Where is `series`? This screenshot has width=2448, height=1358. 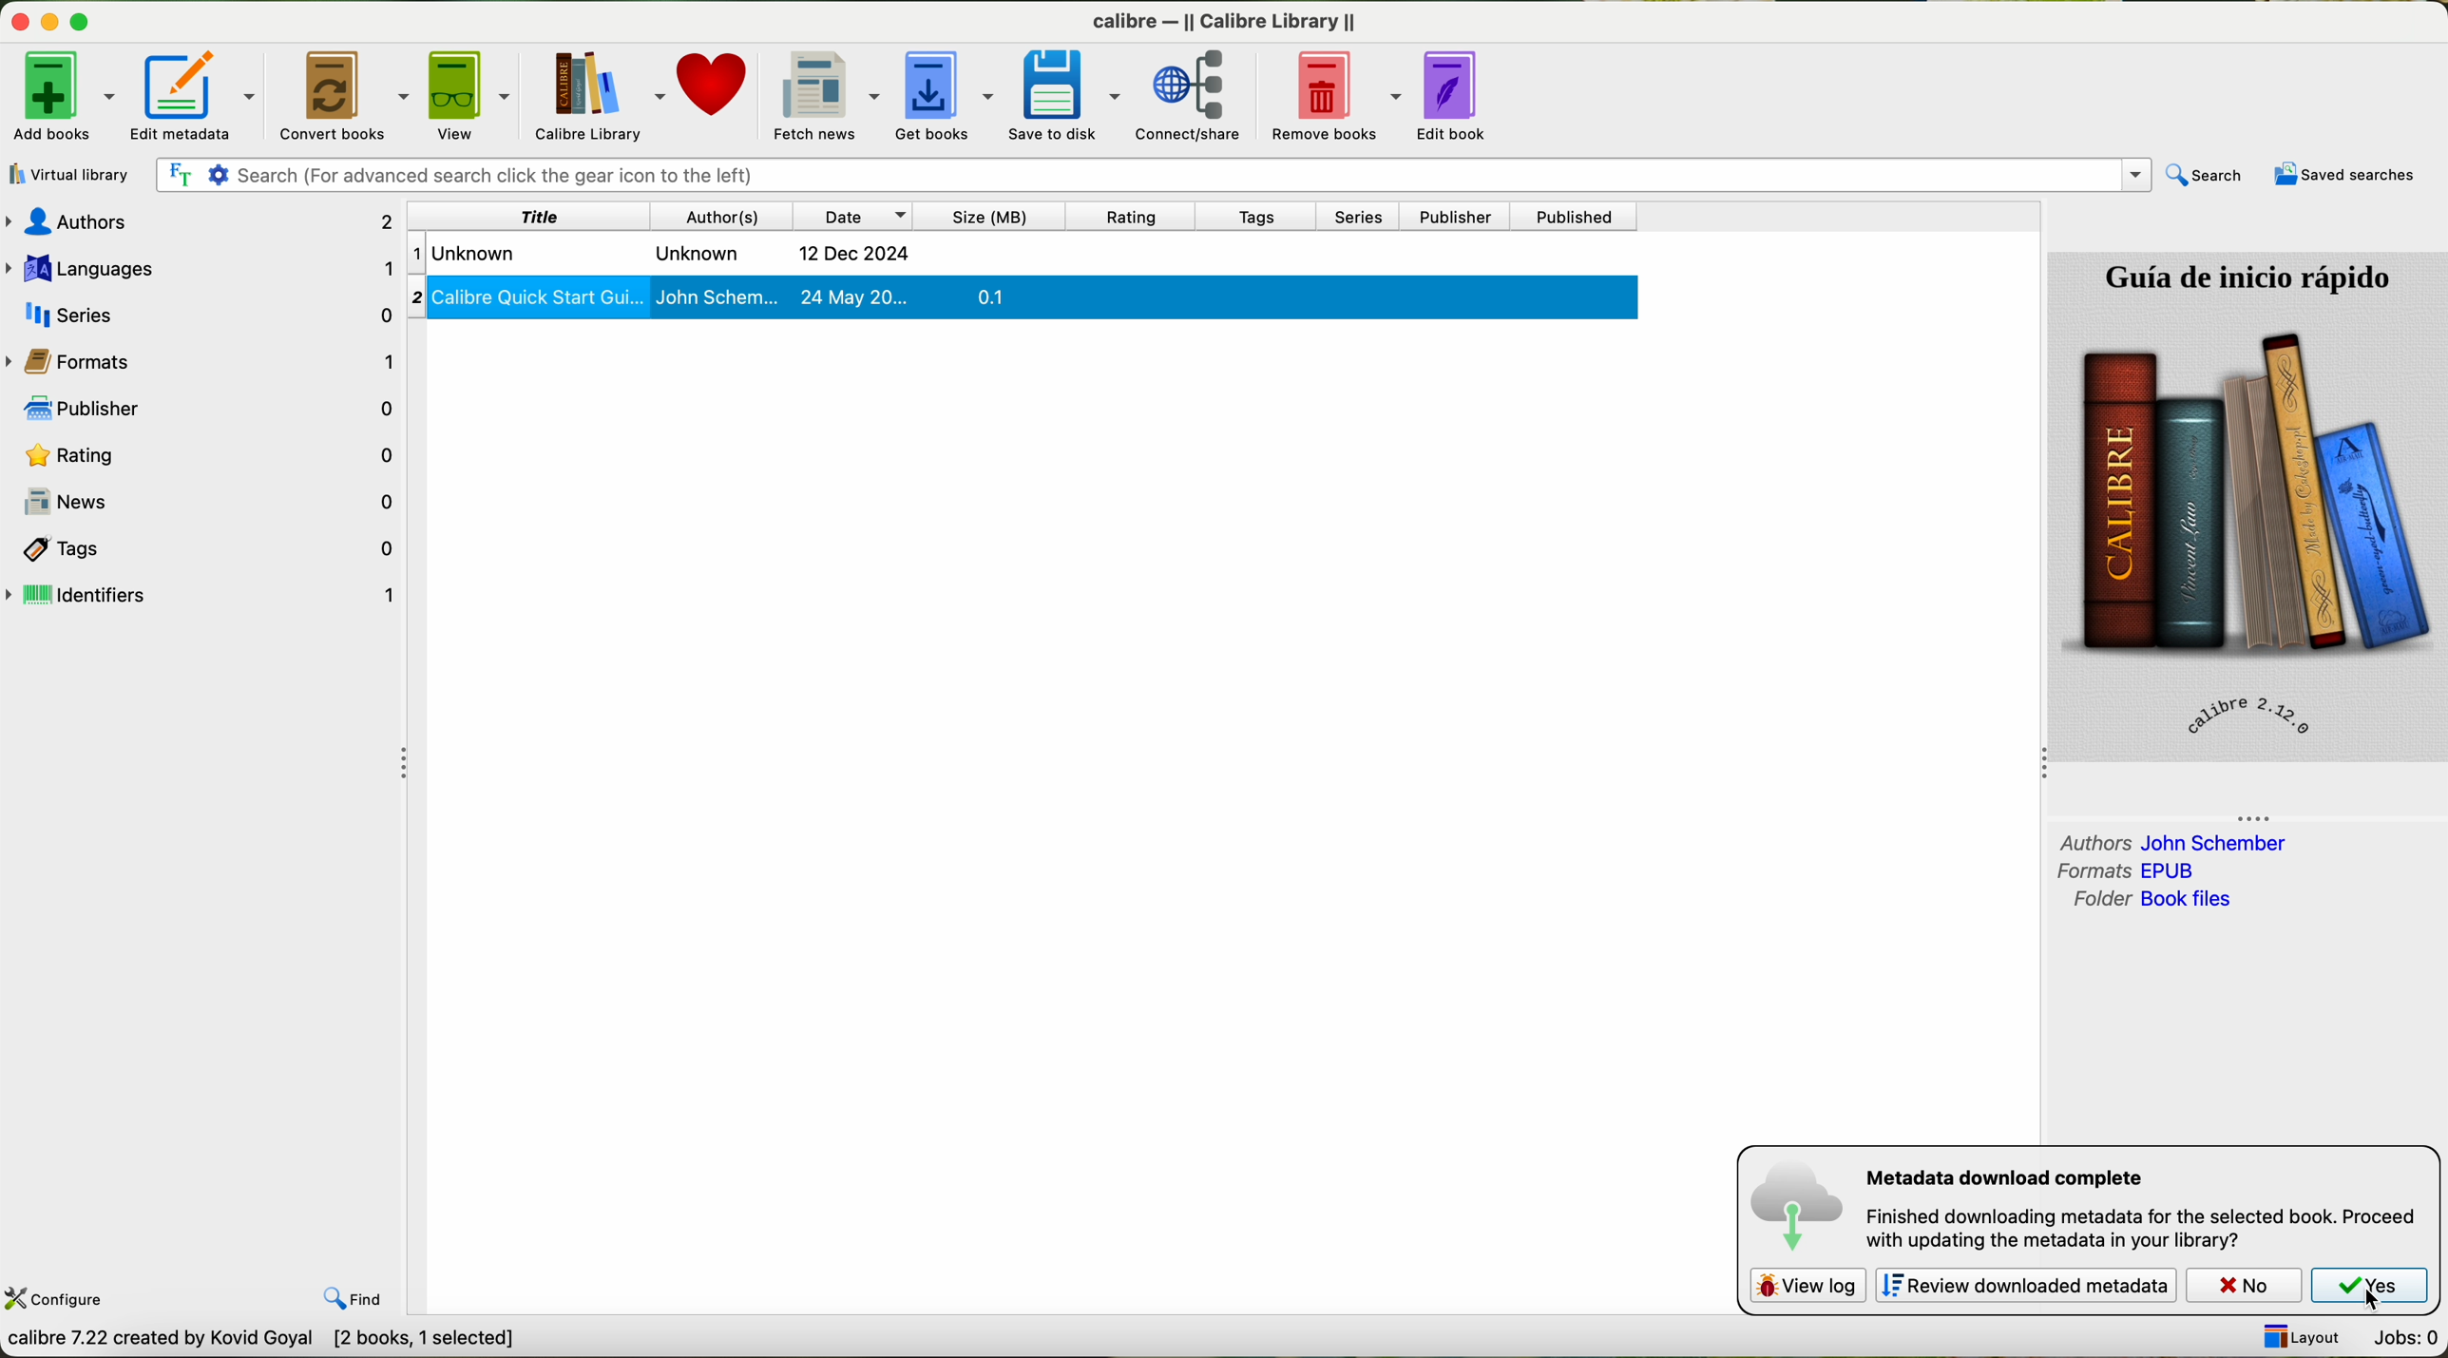 series is located at coordinates (205, 314).